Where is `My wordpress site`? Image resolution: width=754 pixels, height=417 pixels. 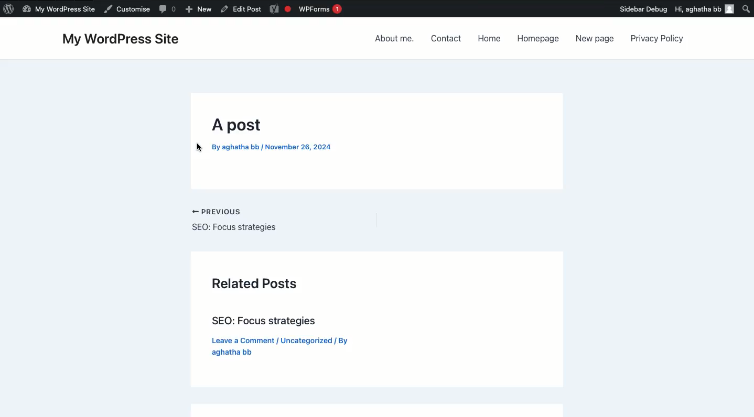 My wordpress site is located at coordinates (123, 40).